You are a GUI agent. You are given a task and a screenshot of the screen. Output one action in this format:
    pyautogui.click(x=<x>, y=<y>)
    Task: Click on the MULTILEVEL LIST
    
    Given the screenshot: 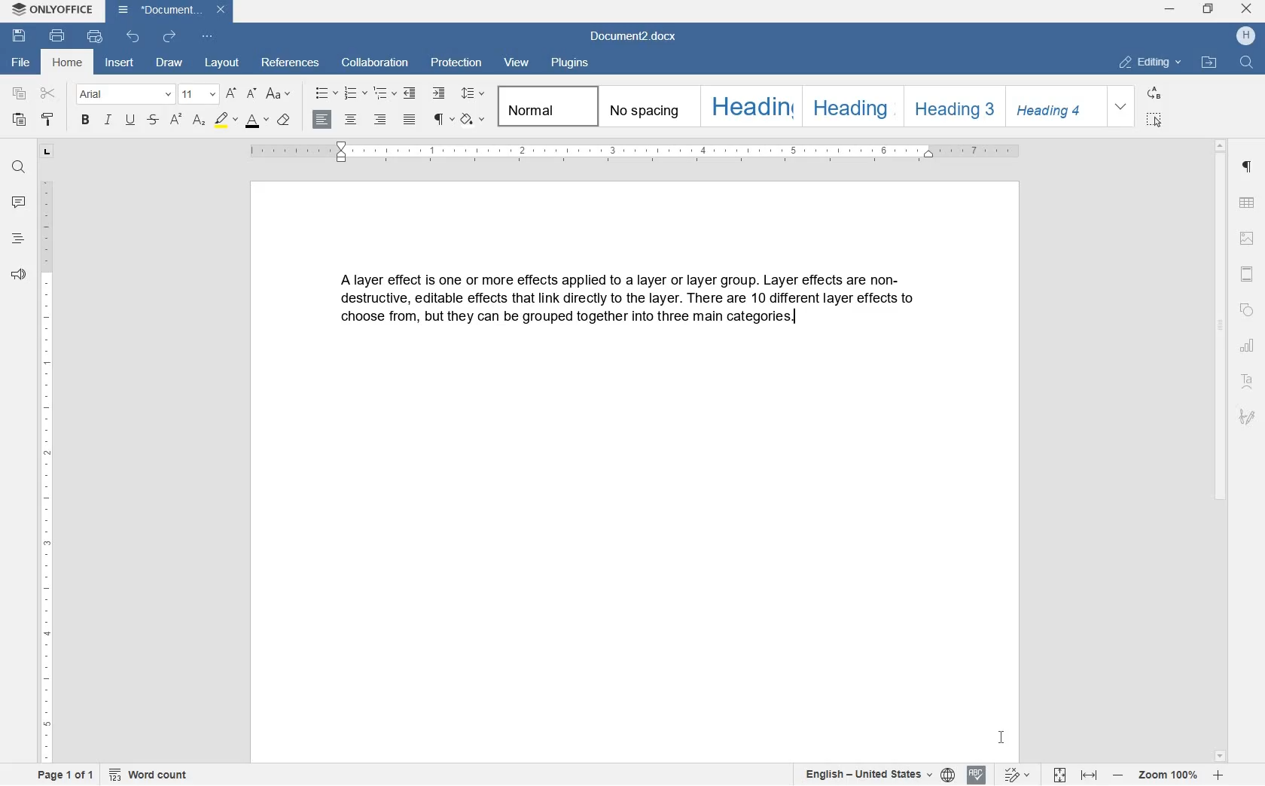 What is the action you would take?
    pyautogui.click(x=385, y=94)
    